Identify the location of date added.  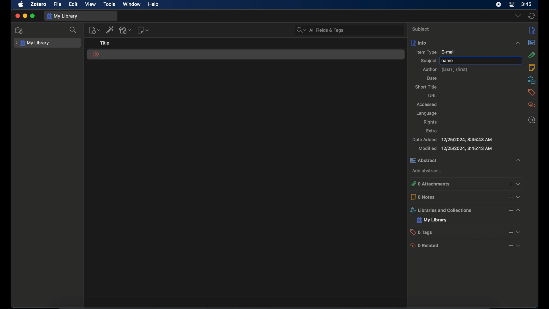
(452, 140).